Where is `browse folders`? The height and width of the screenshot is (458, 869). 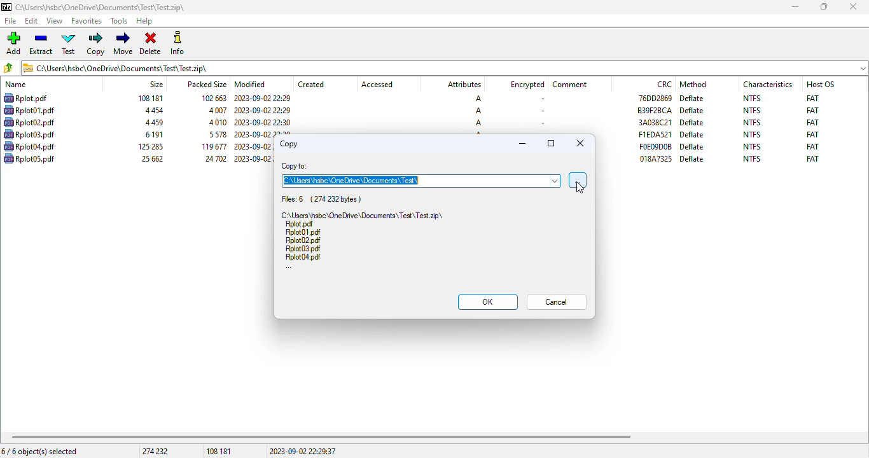 browse folders is located at coordinates (9, 68).